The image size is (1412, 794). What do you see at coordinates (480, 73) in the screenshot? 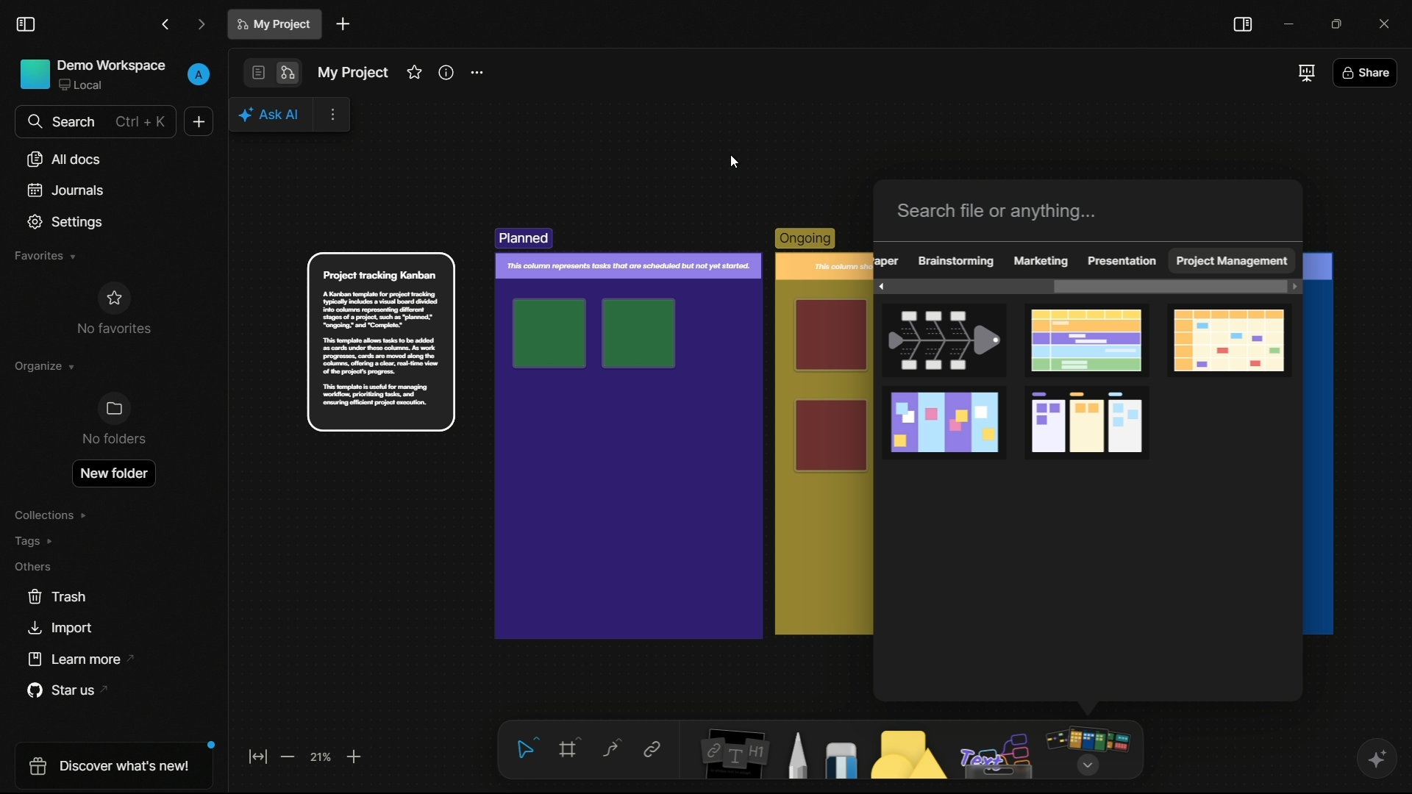
I see `settings` at bounding box center [480, 73].